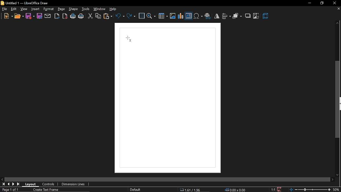  What do you see at coordinates (14, 9) in the screenshot?
I see `edit` at bounding box center [14, 9].